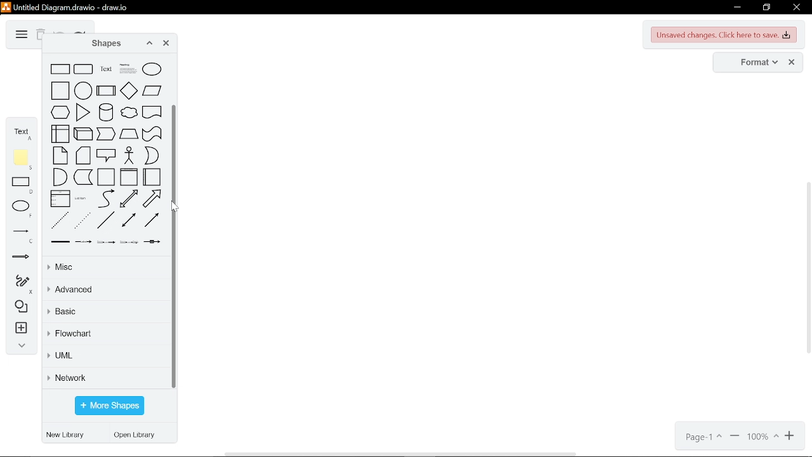  What do you see at coordinates (152, 242) in the screenshot?
I see `connector with symbol` at bounding box center [152, 242].